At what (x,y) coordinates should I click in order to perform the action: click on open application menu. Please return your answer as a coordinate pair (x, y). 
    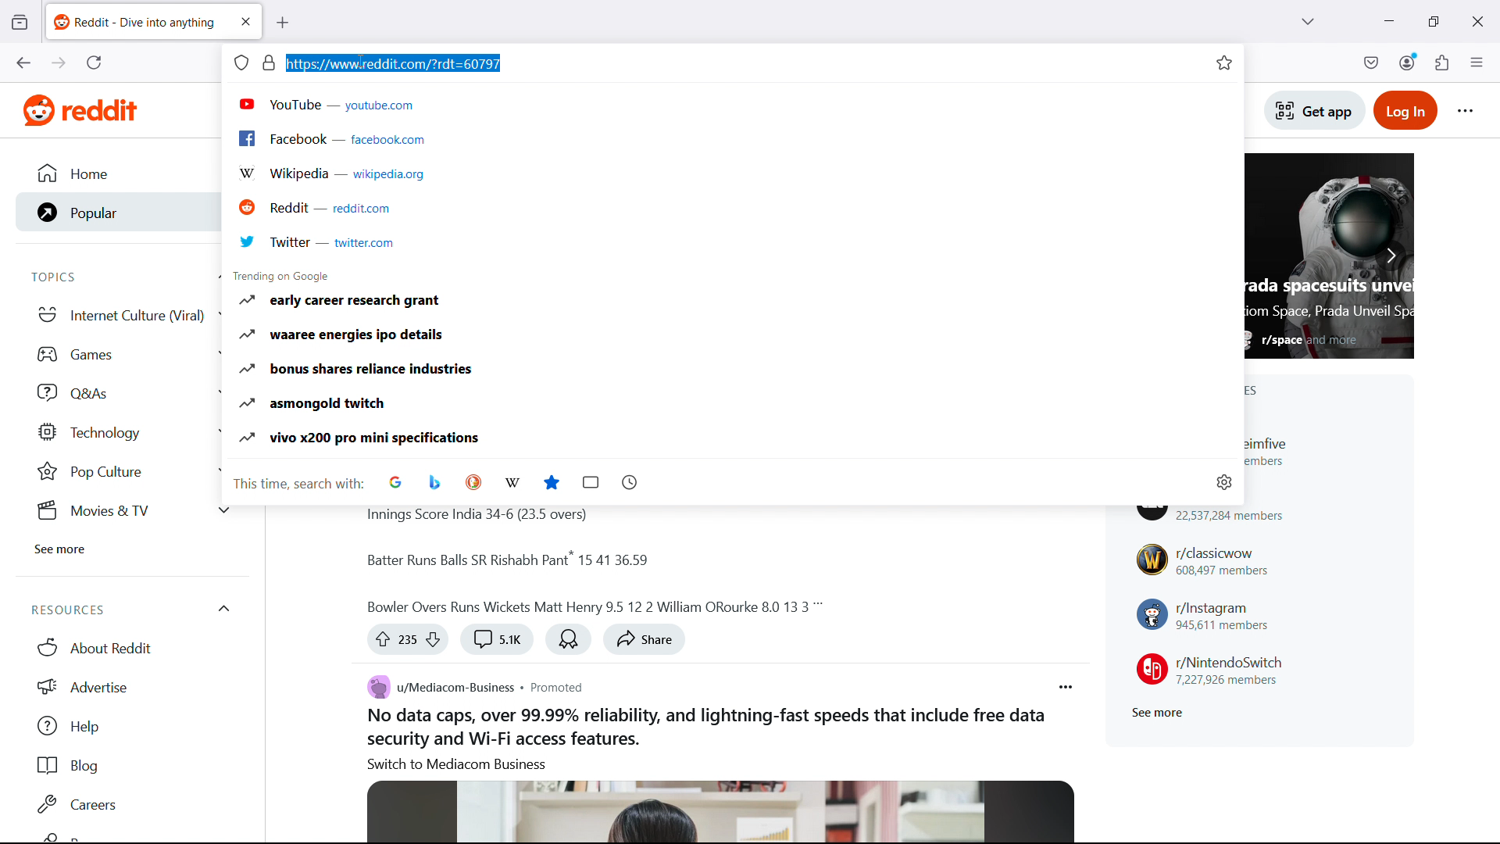
    Looking at the image, I should click on (1476, 62).